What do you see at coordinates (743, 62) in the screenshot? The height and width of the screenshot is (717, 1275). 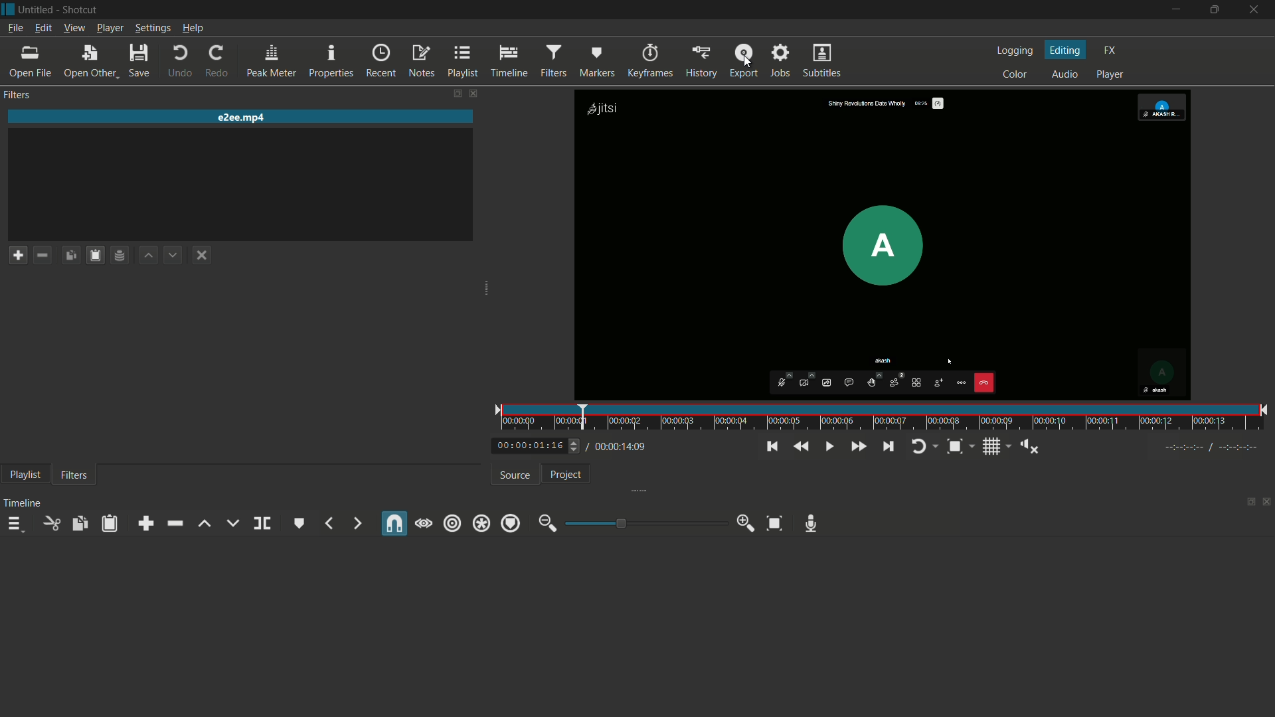 I see `export` at bounding box center [743, 62].